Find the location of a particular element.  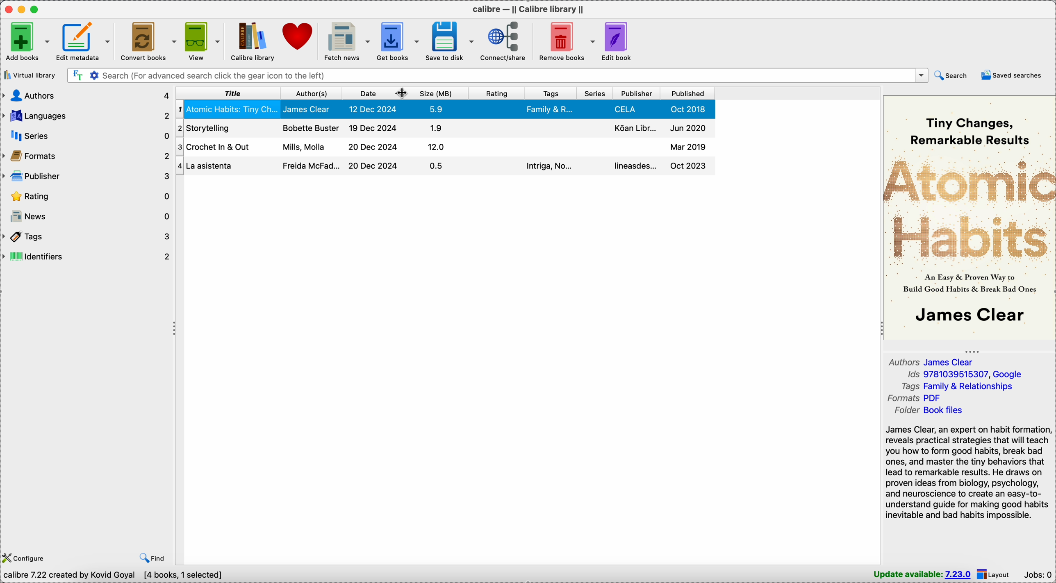

author(s) is located at coordinates (310, 94).